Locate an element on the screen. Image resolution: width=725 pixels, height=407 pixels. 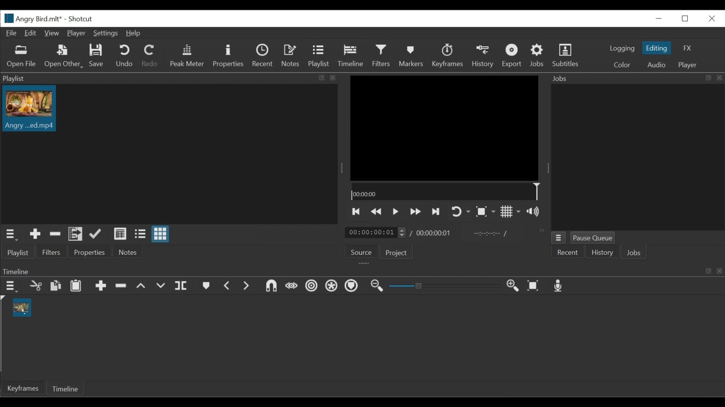
Editing is located at coordinates (657, 48).